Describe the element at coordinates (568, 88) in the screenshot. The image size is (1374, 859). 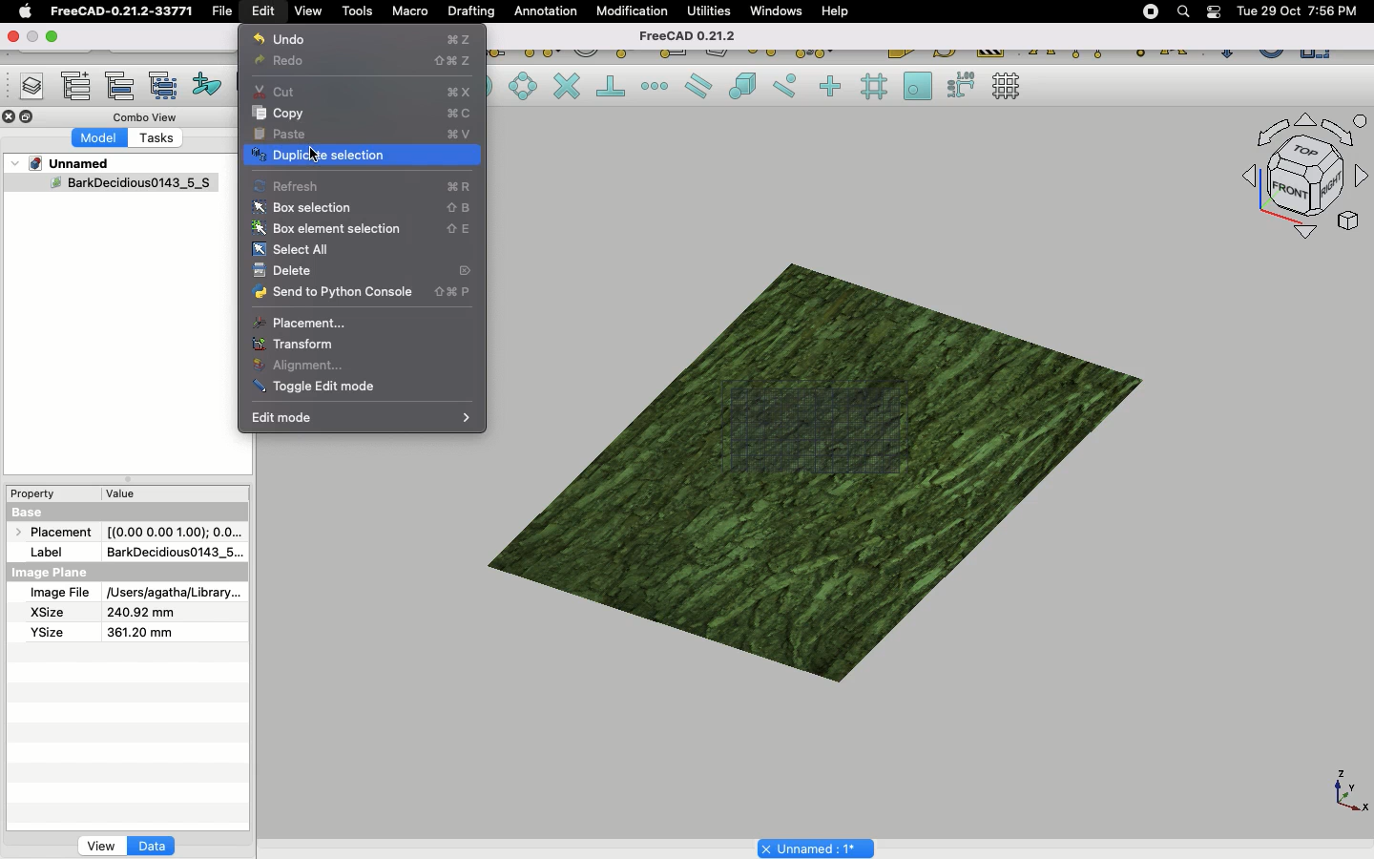
I see `Snap intersection` at that location.